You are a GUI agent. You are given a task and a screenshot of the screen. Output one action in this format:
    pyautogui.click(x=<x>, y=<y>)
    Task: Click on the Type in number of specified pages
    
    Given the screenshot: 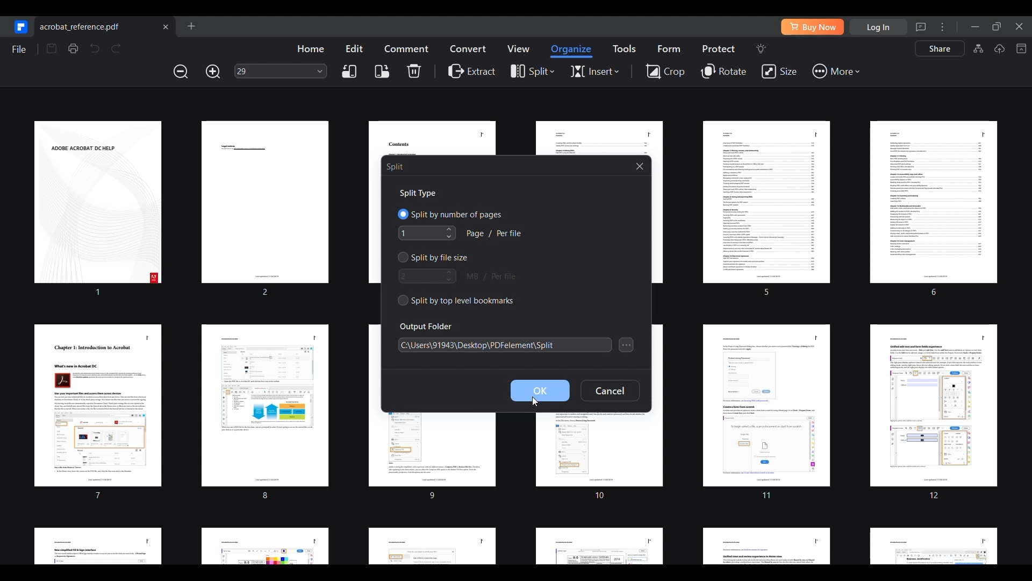 What is the action you would take?
    pyautogui.click(x=420, y=233)
    